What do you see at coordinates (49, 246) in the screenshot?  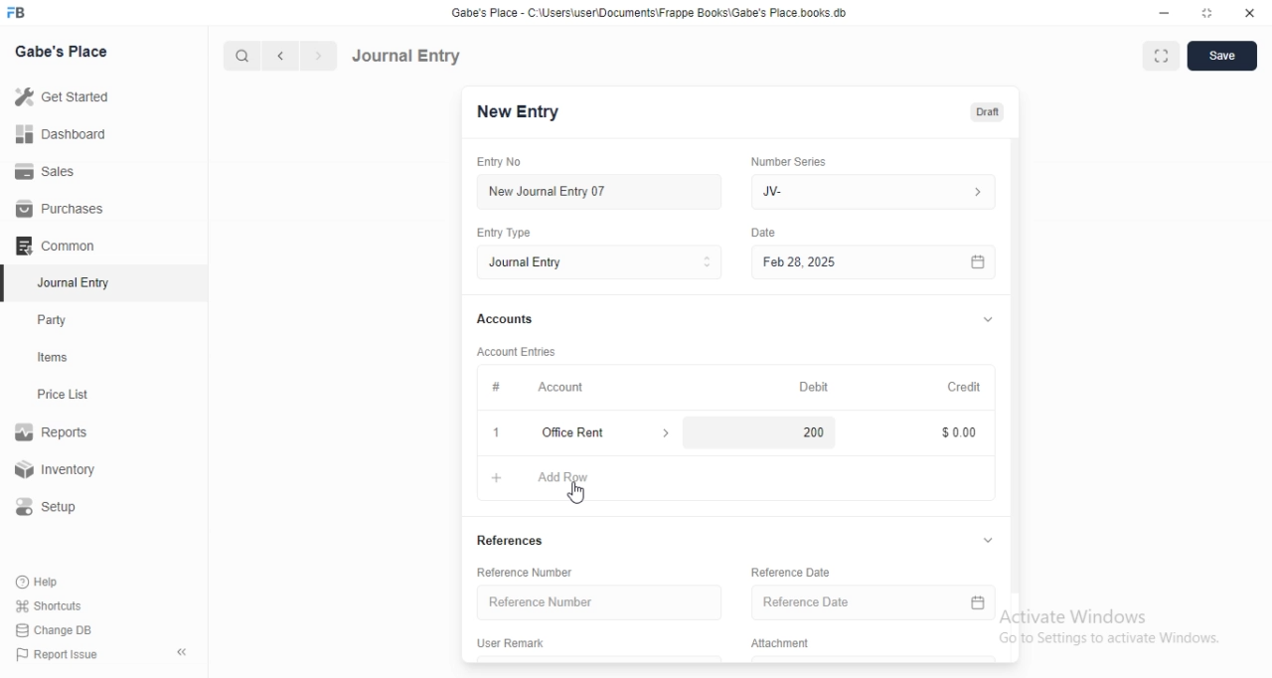 I see `Comman` at bounding box center [49, 246].